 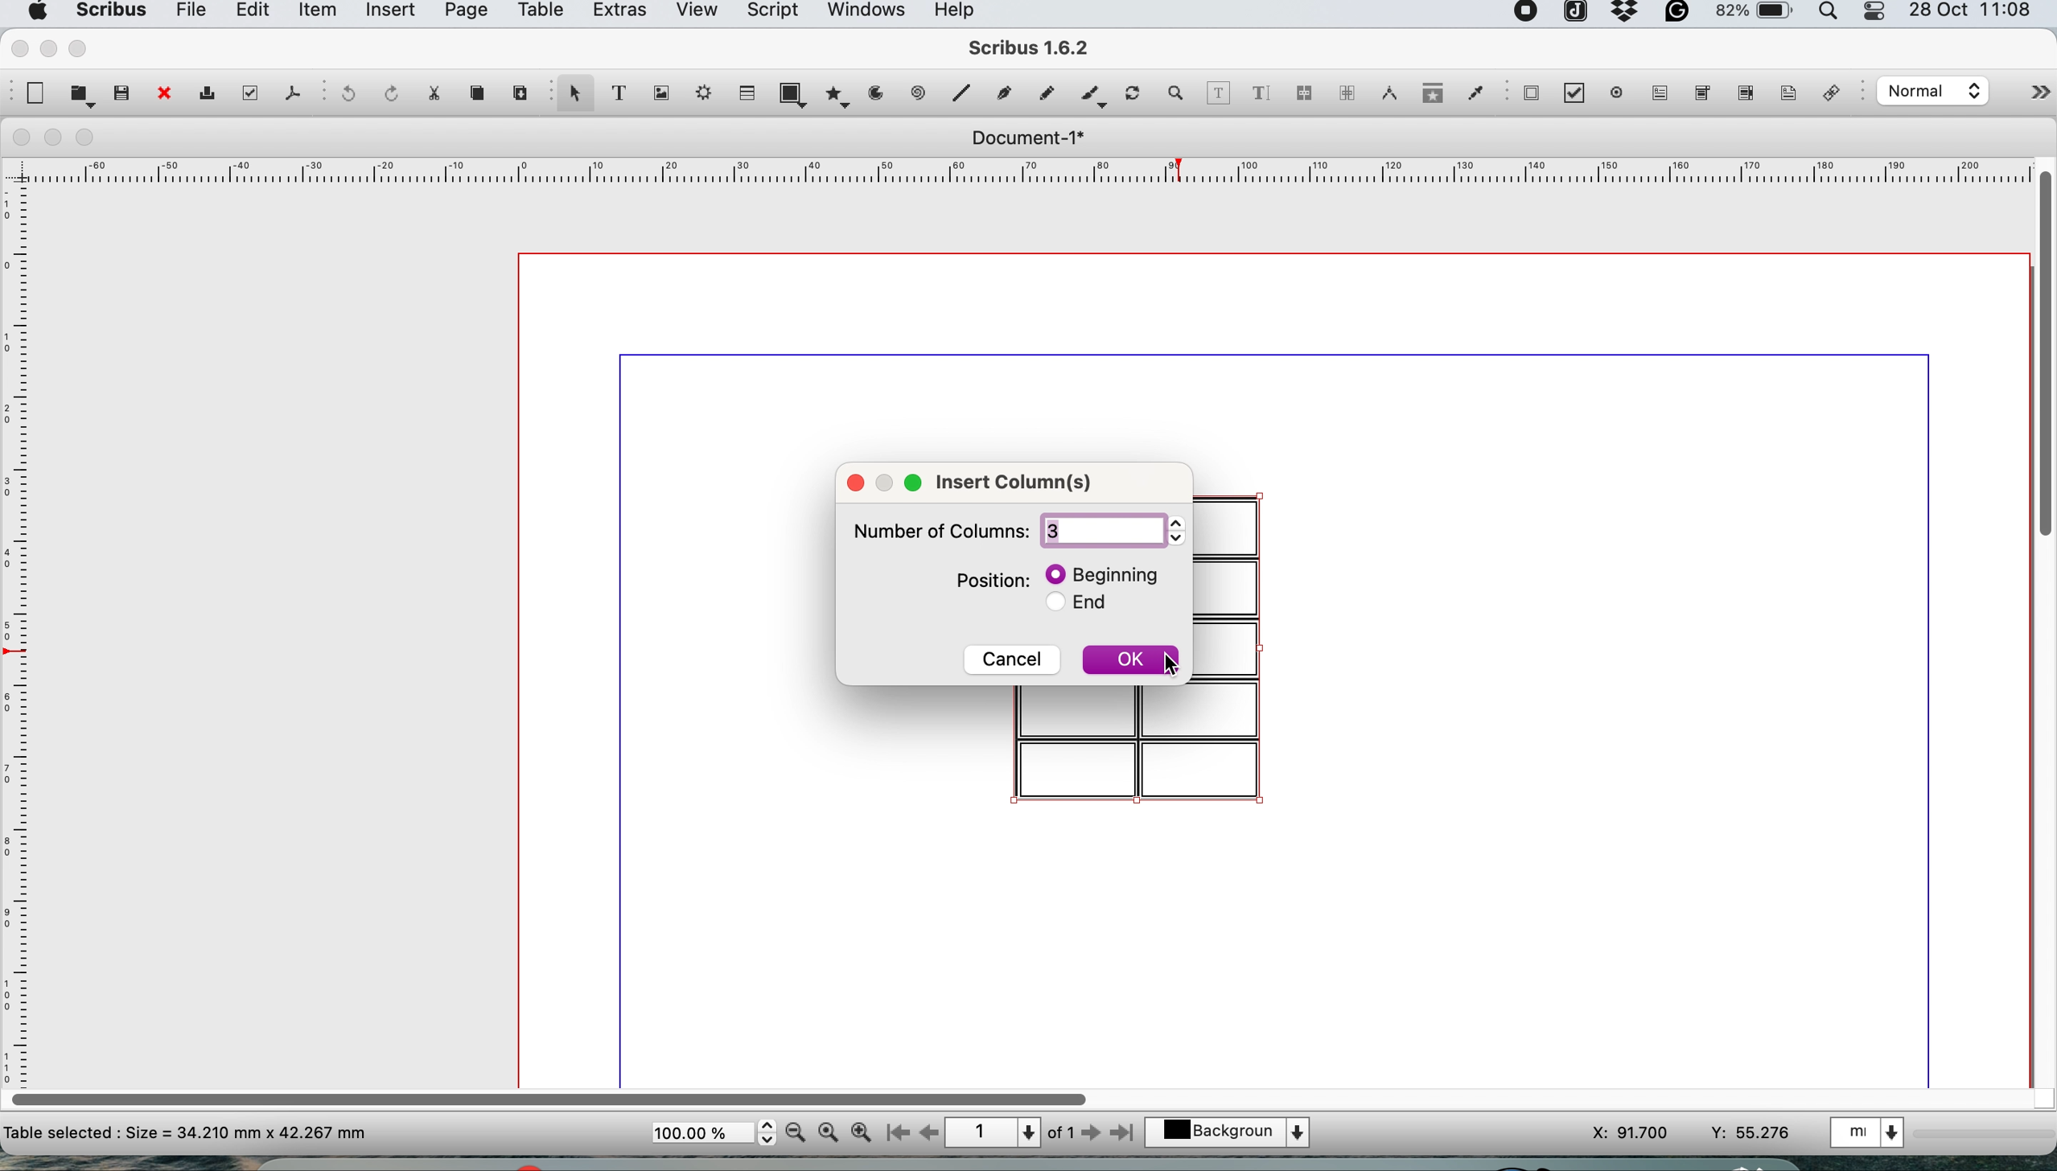 What do you see at coordinates (345, 95) in the screenshot?
I see `undo` at bounding box center [345, 95].